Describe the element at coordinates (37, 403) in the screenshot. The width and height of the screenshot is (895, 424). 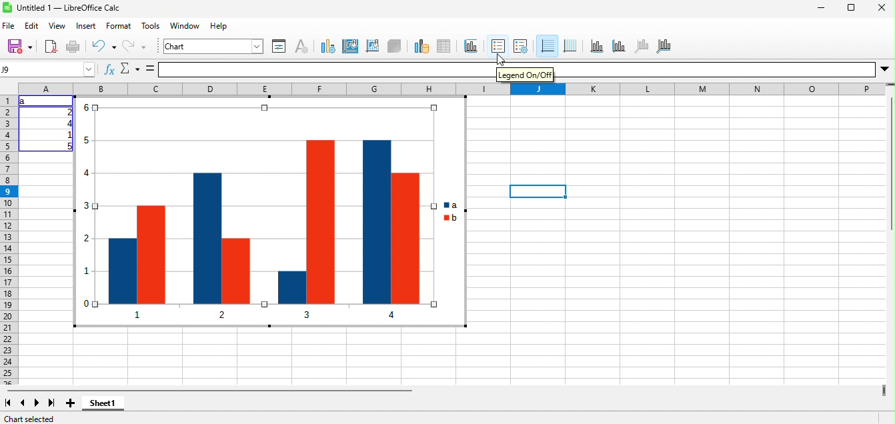
I see `next sheet` at that location.